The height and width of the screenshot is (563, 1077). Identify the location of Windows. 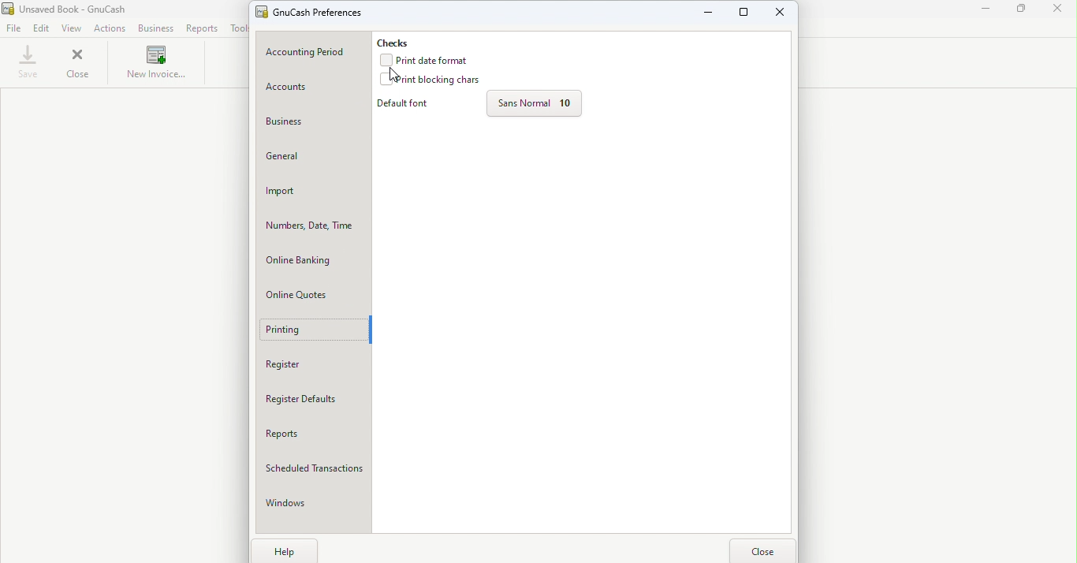
(312, 505).